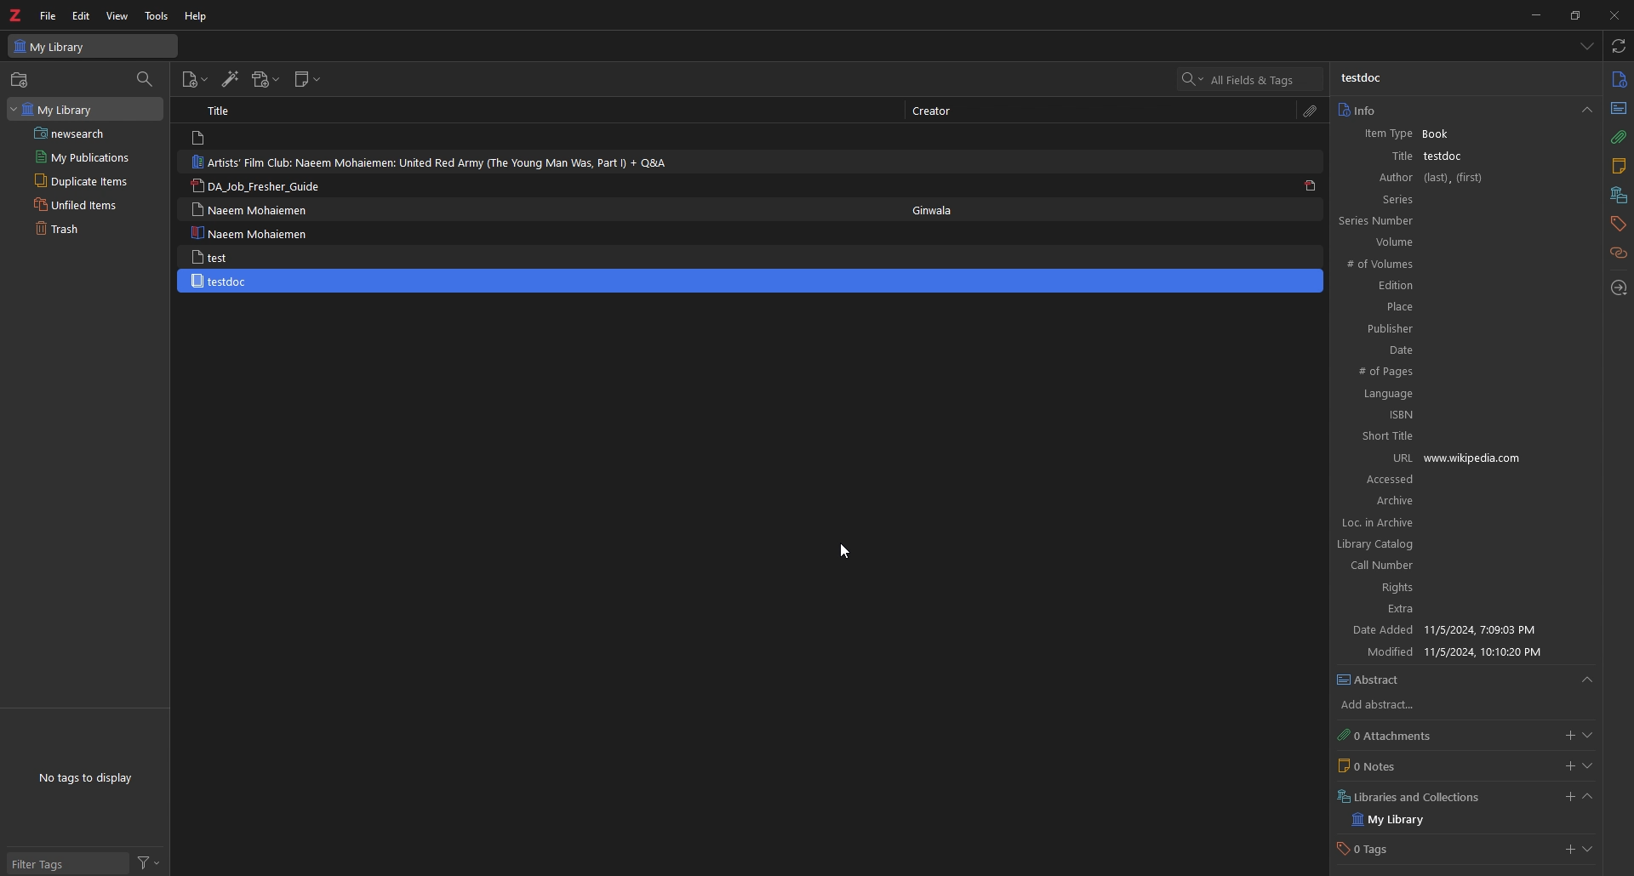 The width and height of the screenshot is (1634, 876). Describe the element at coordinates (1422, 222) in the screenshot. I see `Series Number` at that location.